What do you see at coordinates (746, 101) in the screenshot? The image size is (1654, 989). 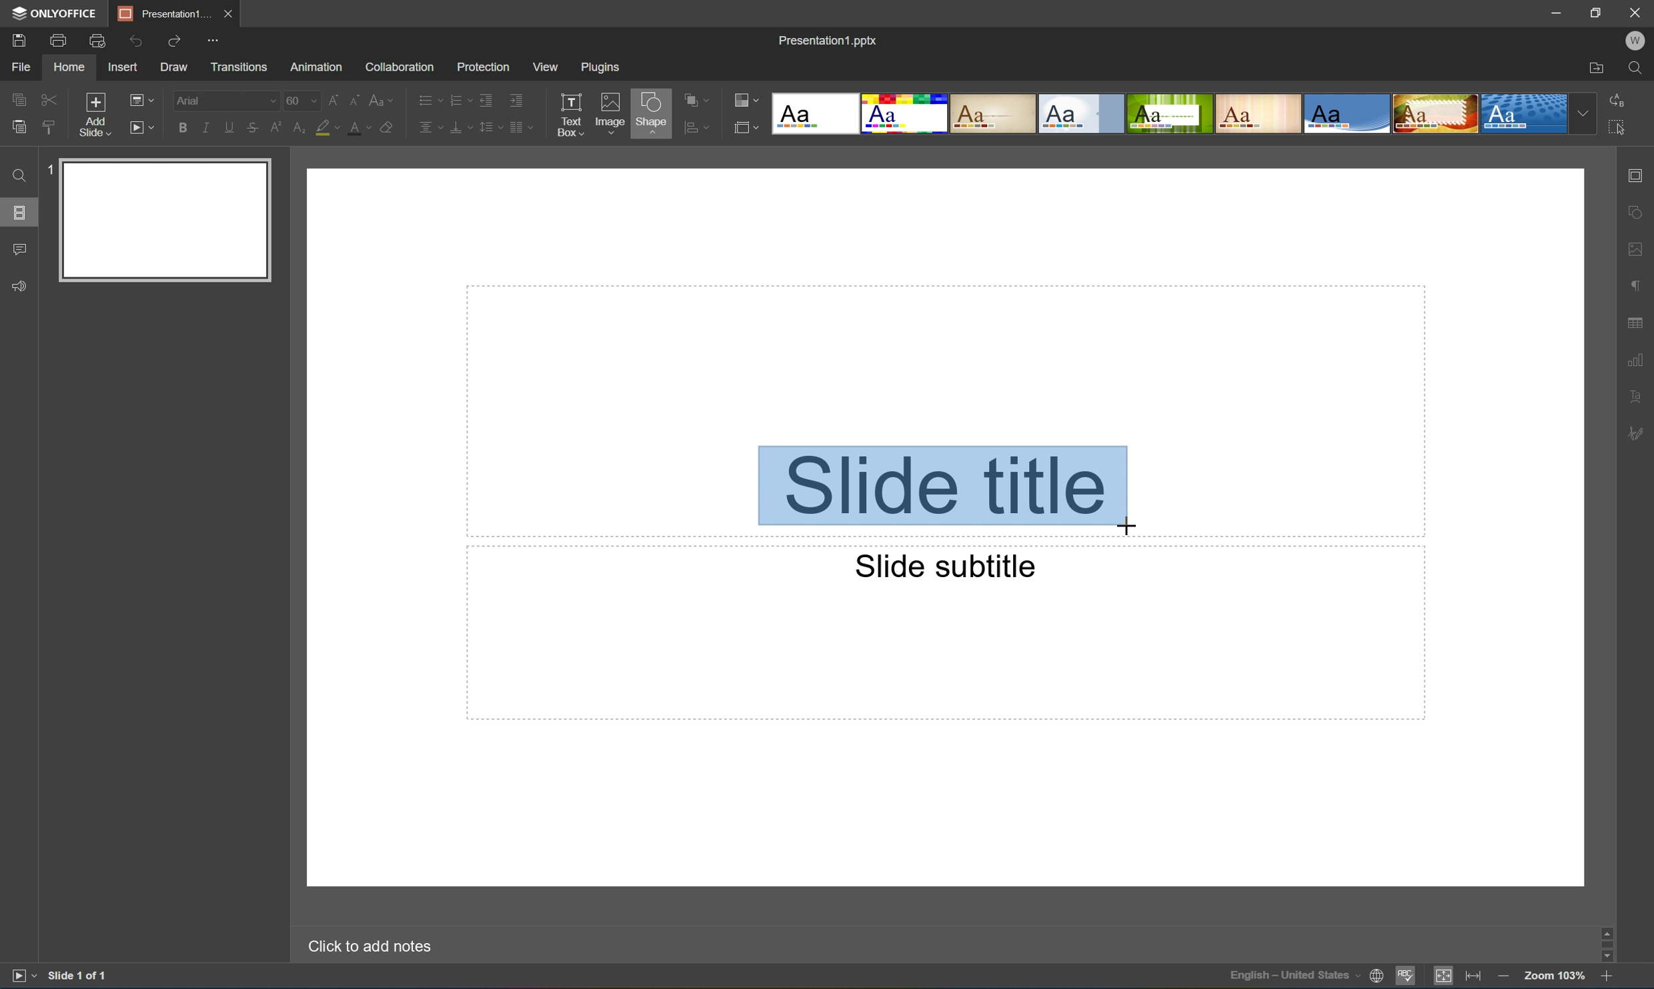 I see `Change color theme` at bounding box center [746, 101].